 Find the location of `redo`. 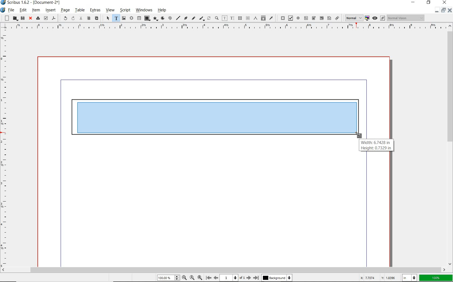

redo is located at coordinates (73, 18).